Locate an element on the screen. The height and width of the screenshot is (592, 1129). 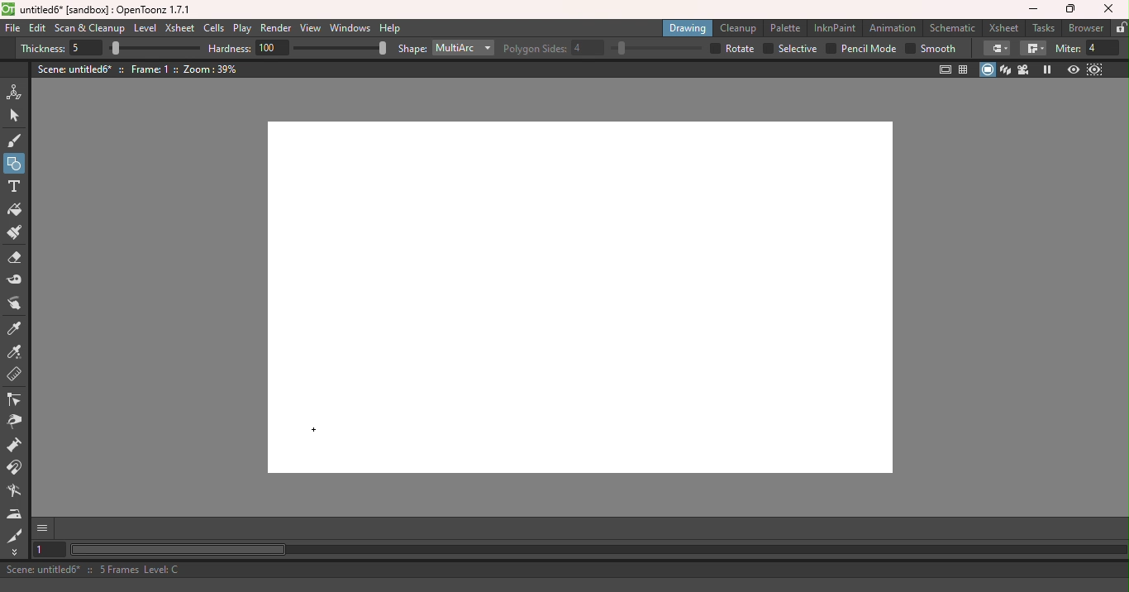
Close is located at coordinates (1111, 9).